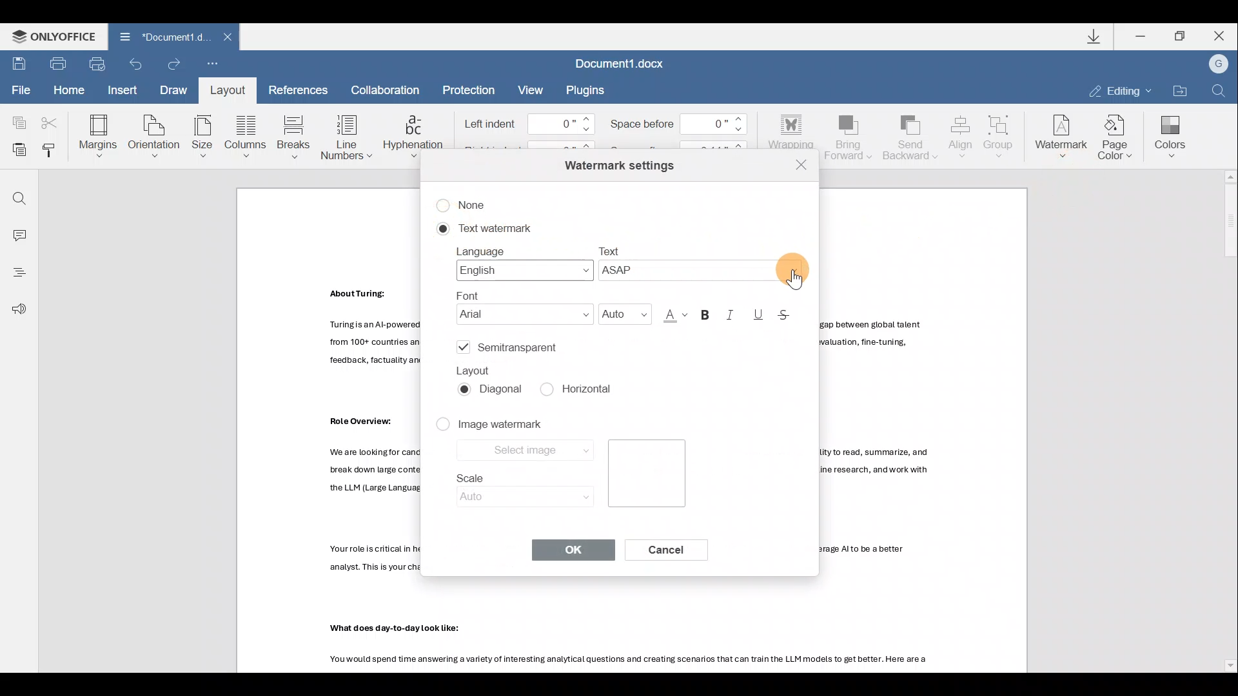 This screenshot has height=696, width=1238. I want to click on Draw, so click(174, 92).